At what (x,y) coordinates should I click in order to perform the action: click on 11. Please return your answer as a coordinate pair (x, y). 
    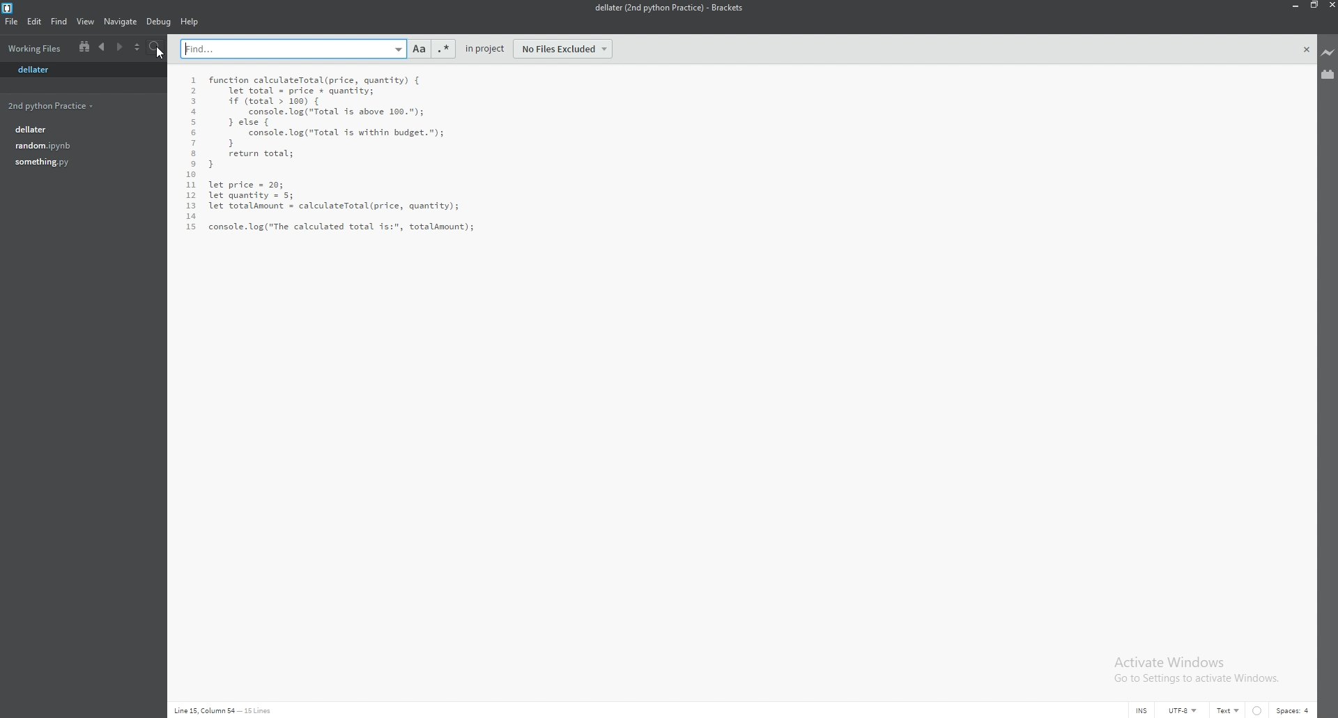
    Looking at the image, I should click on (191, 185).